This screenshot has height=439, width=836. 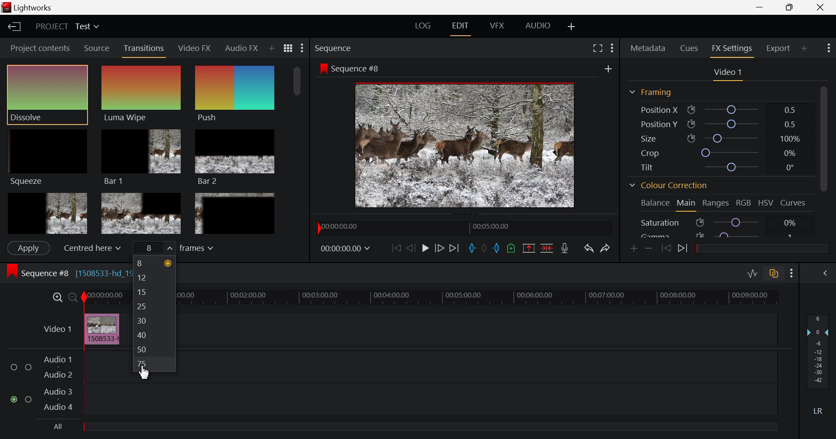 What do you see at coordinates (721, 236) in the screenshot?
I see `Gamma` at bounding box center [721, 236].